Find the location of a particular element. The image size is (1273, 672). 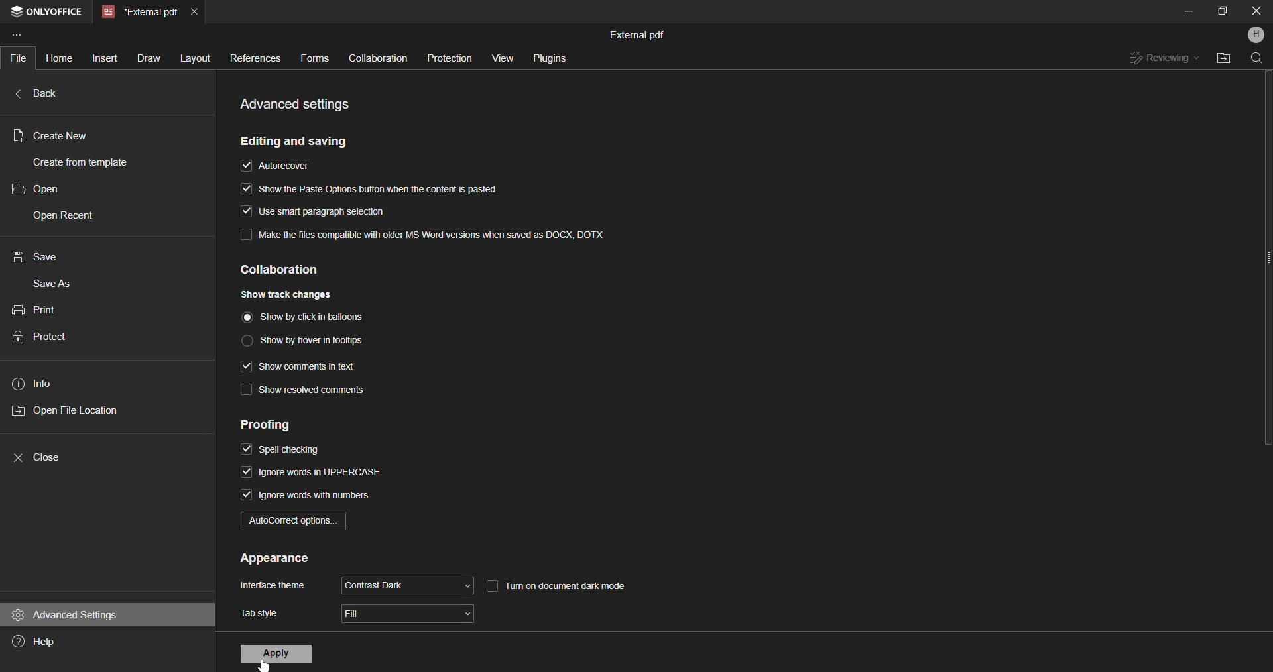

proofing is located at coordinates (279, 425).